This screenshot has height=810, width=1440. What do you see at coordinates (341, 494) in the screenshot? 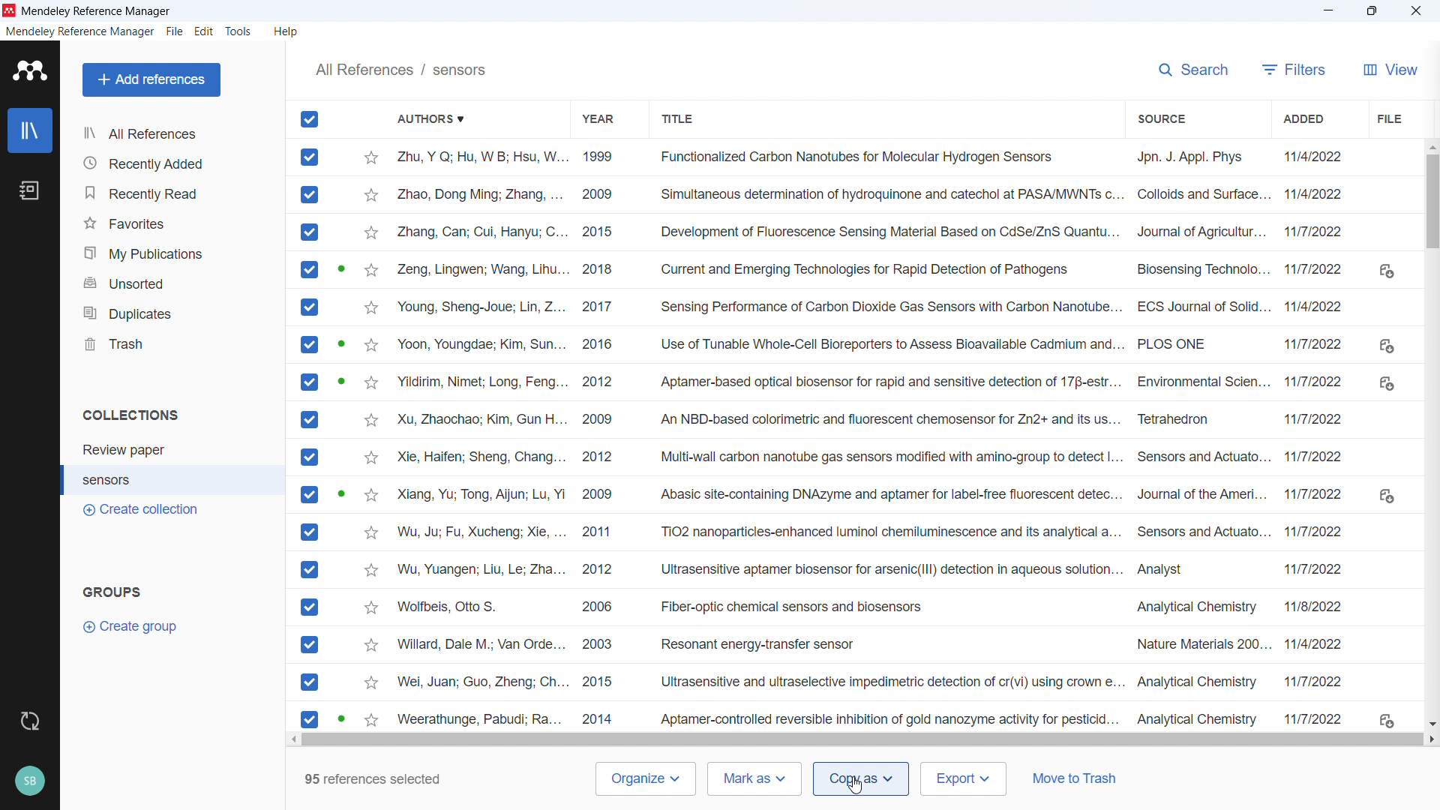
I see `PDF available` at bounding box center [341, 494].